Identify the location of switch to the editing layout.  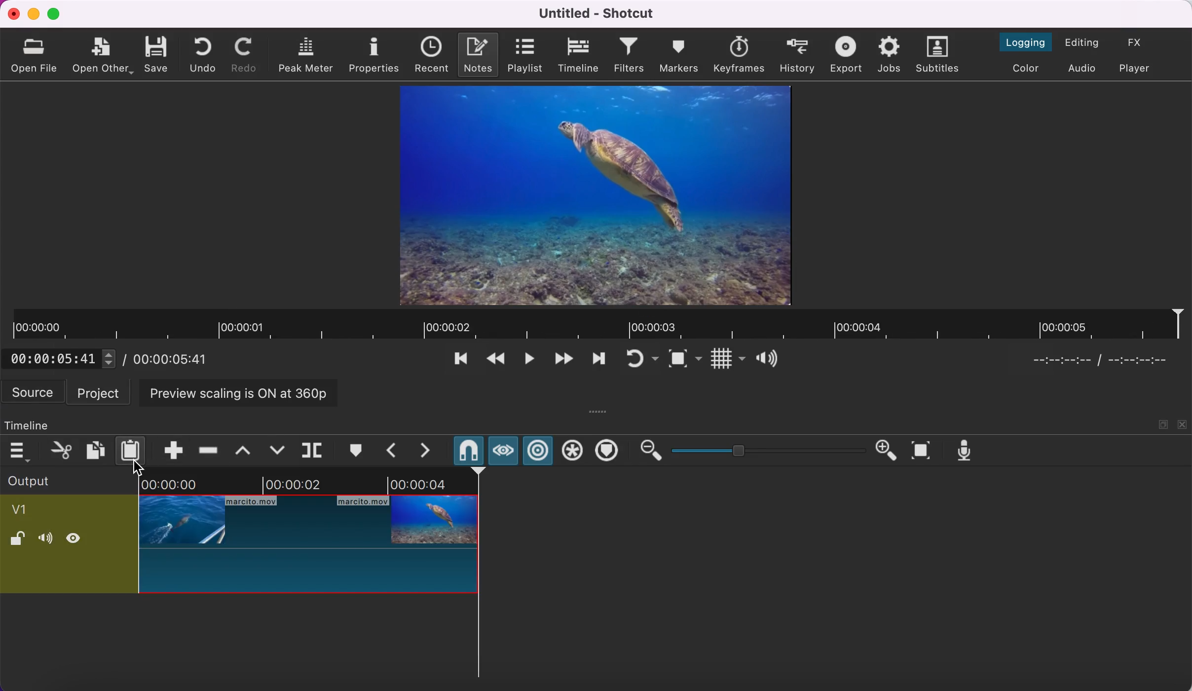
(1085, 42).